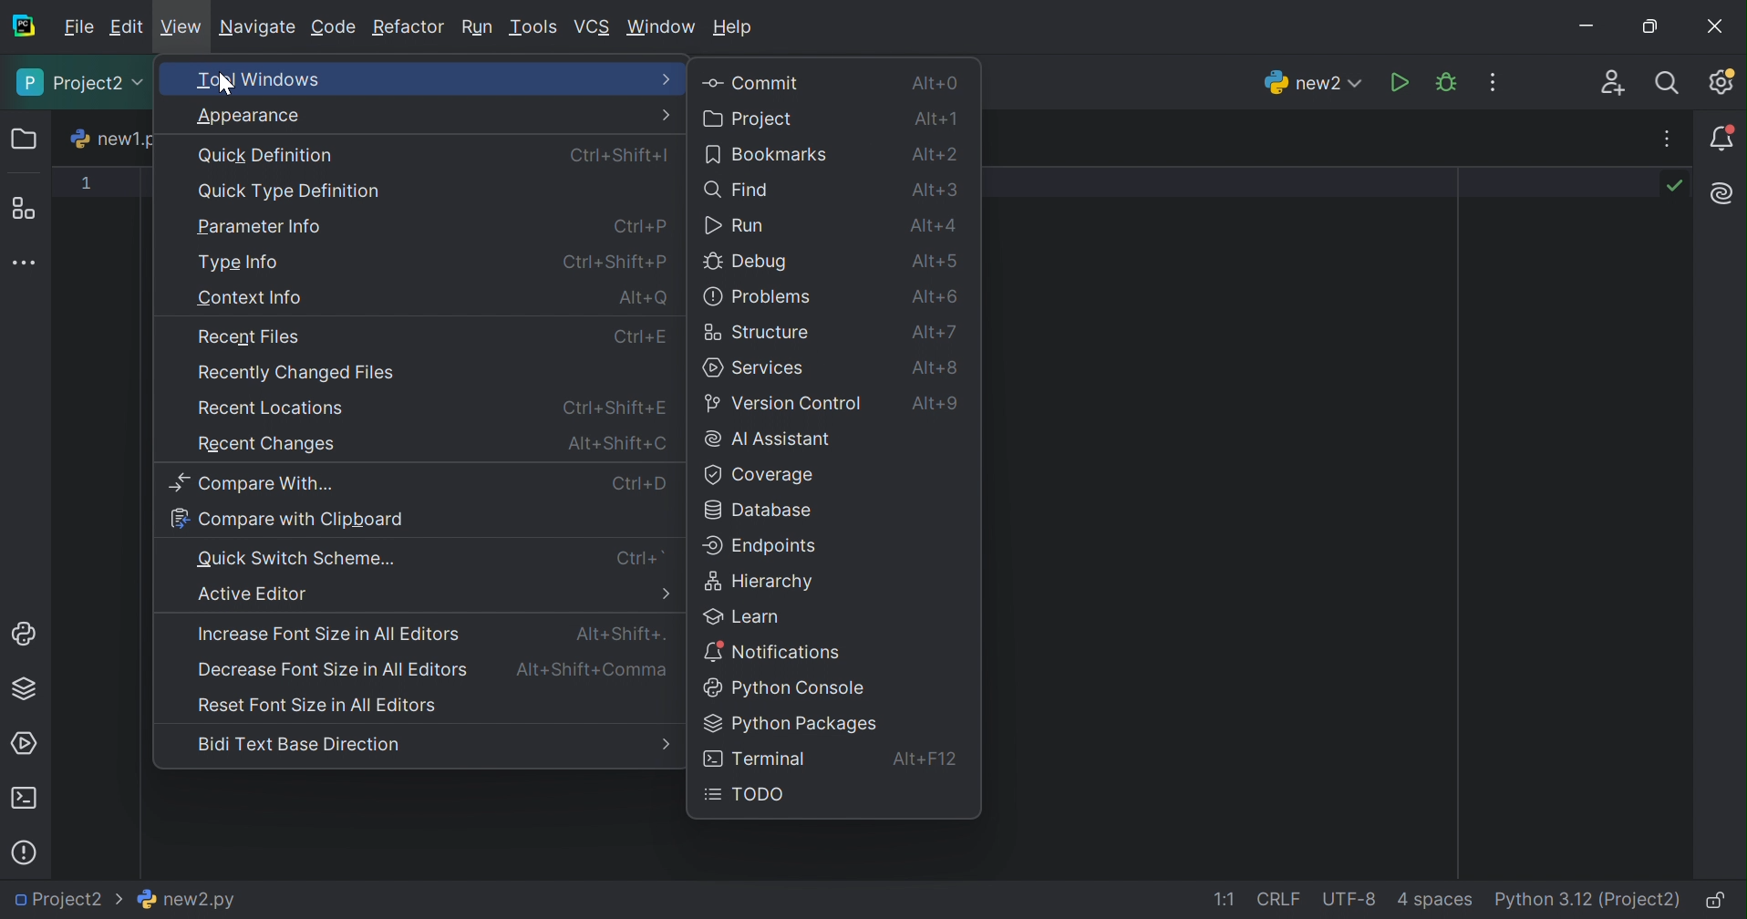 Image resolution: width=1747 pixels, height=919 pixels. I want to click on Compare with clipboard, so click(289, 520).